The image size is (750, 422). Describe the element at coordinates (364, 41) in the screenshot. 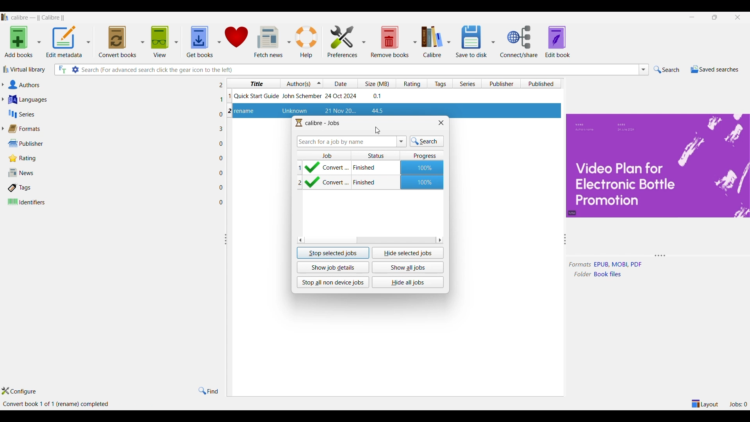

I see `Preference options` at that location.